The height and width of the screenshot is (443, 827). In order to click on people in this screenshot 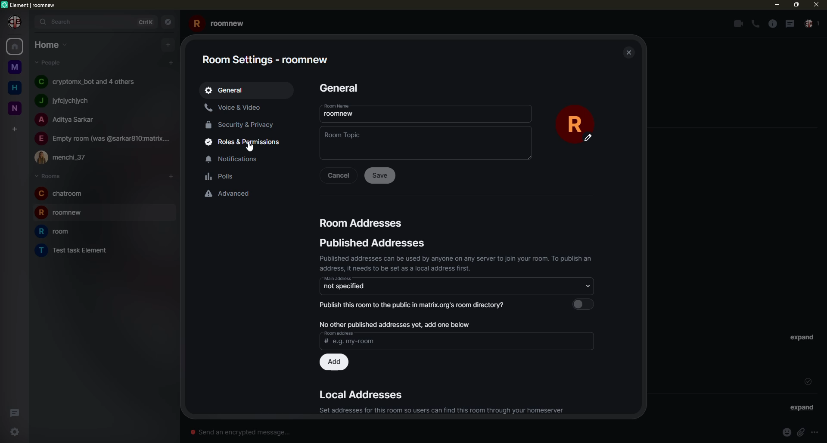, I will do `click(65, 157)`.